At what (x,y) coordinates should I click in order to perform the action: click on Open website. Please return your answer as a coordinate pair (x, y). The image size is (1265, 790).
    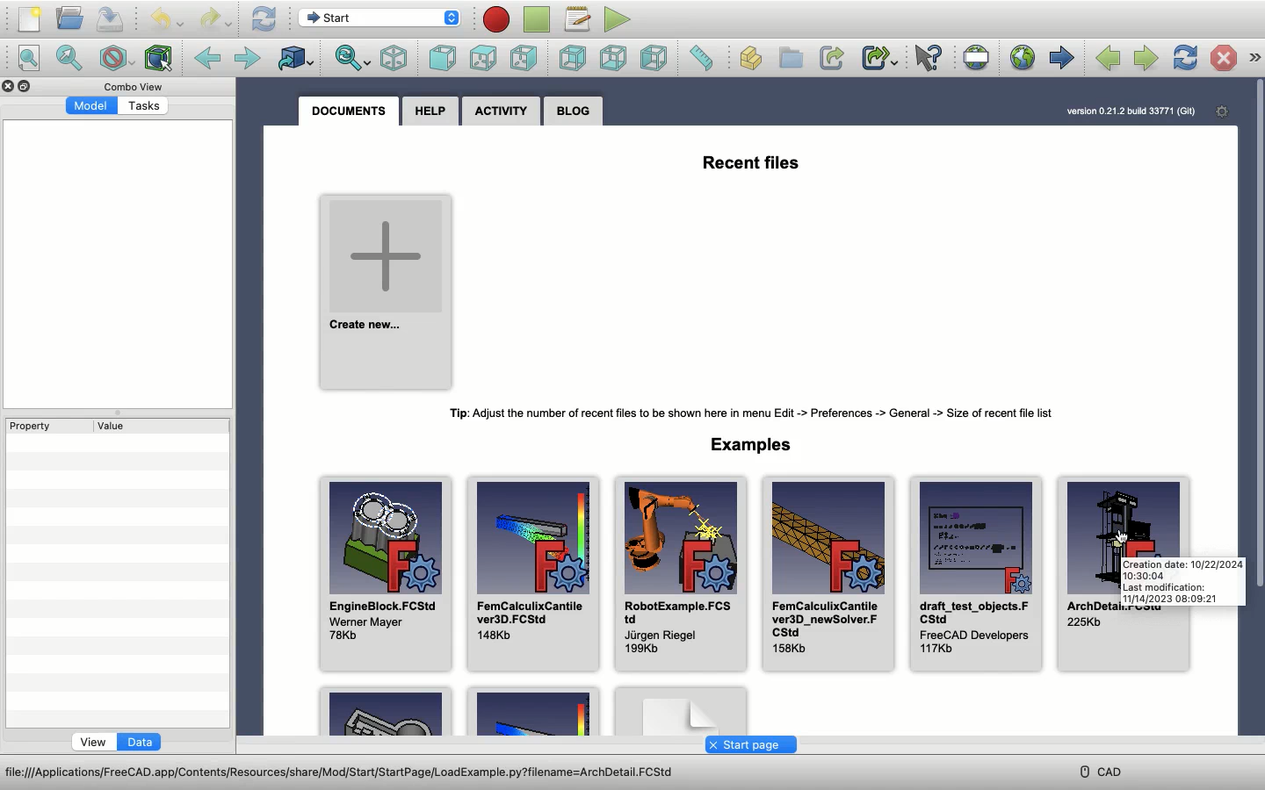
    Looking at the image, I should click on (1023, 58).